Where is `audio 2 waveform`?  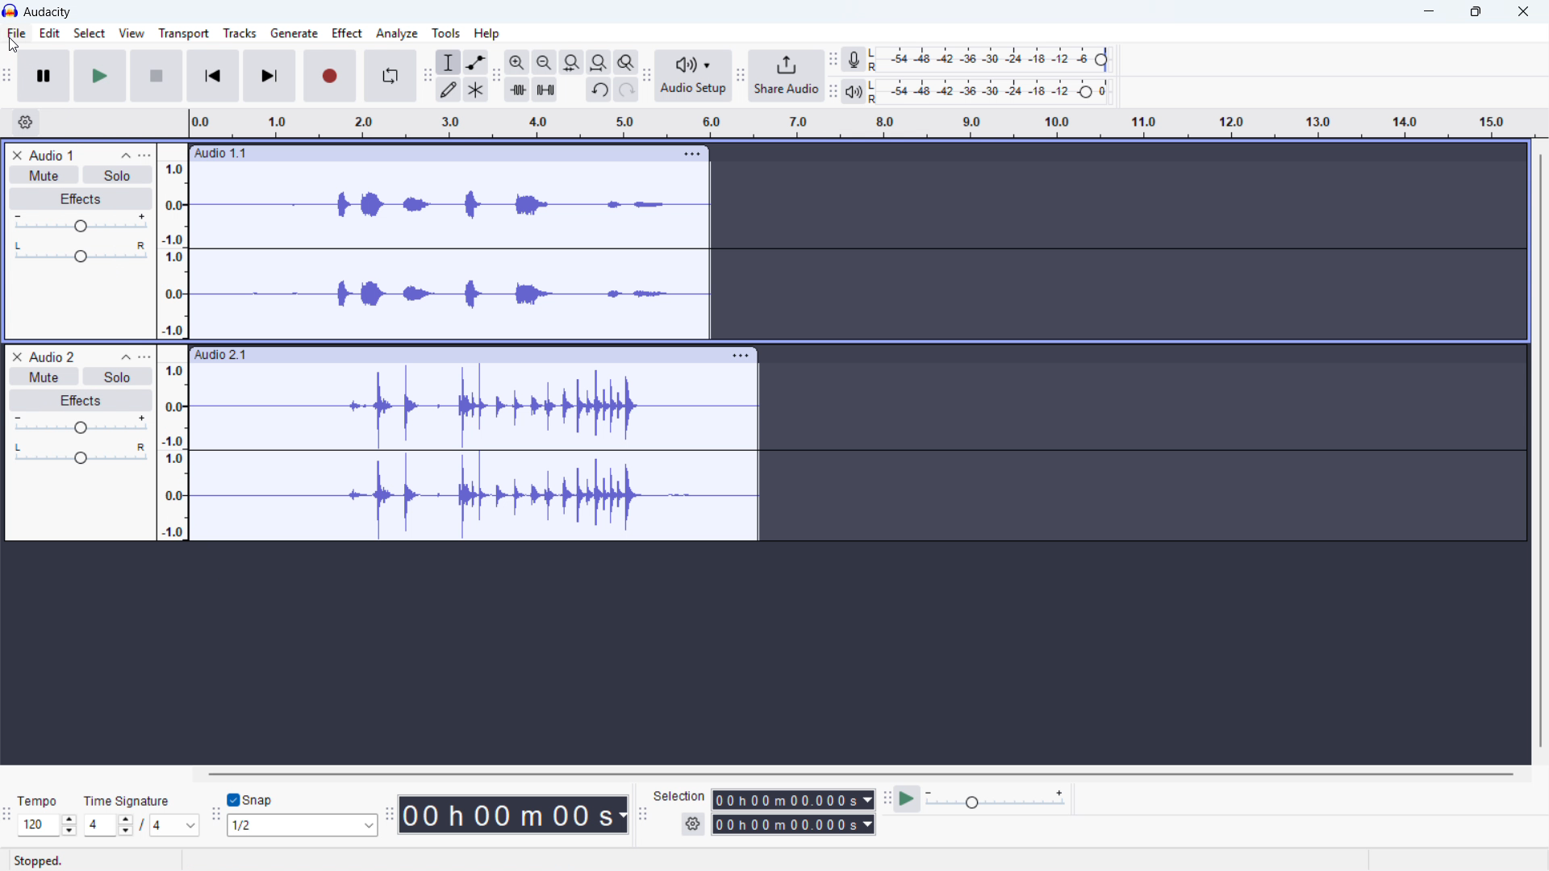
audio 2 waveform is located at coordinates (476, 453).